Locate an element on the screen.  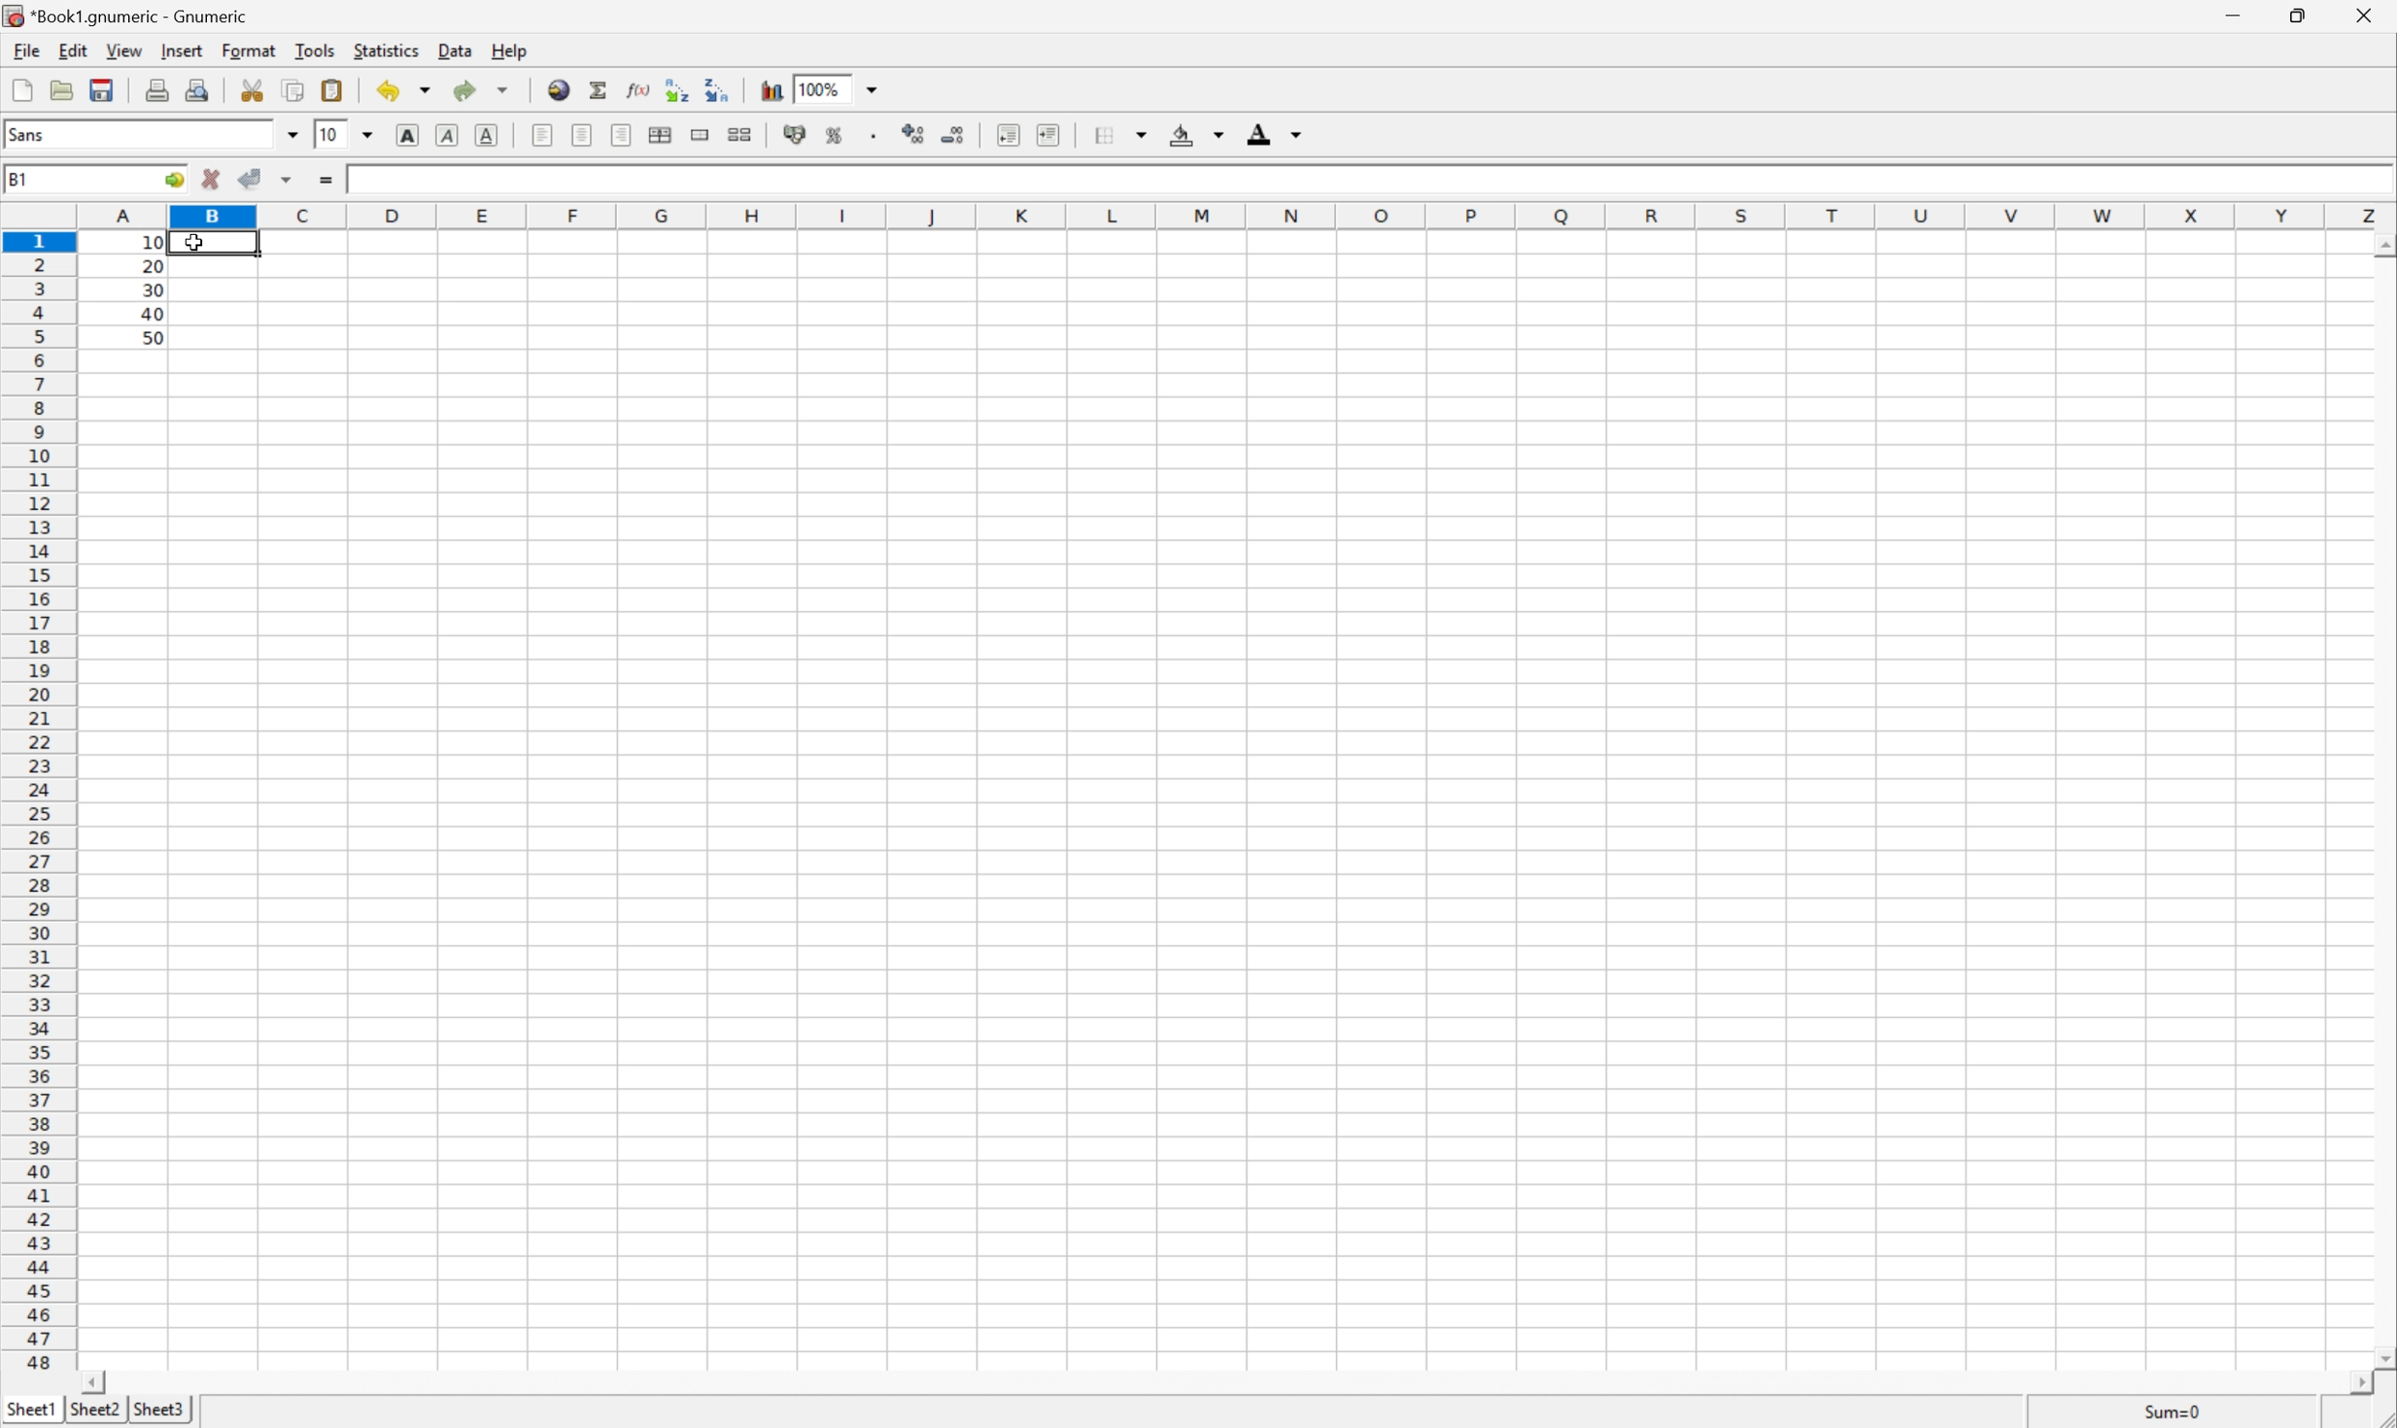
Drop Down is located at coordinates (366, 136).